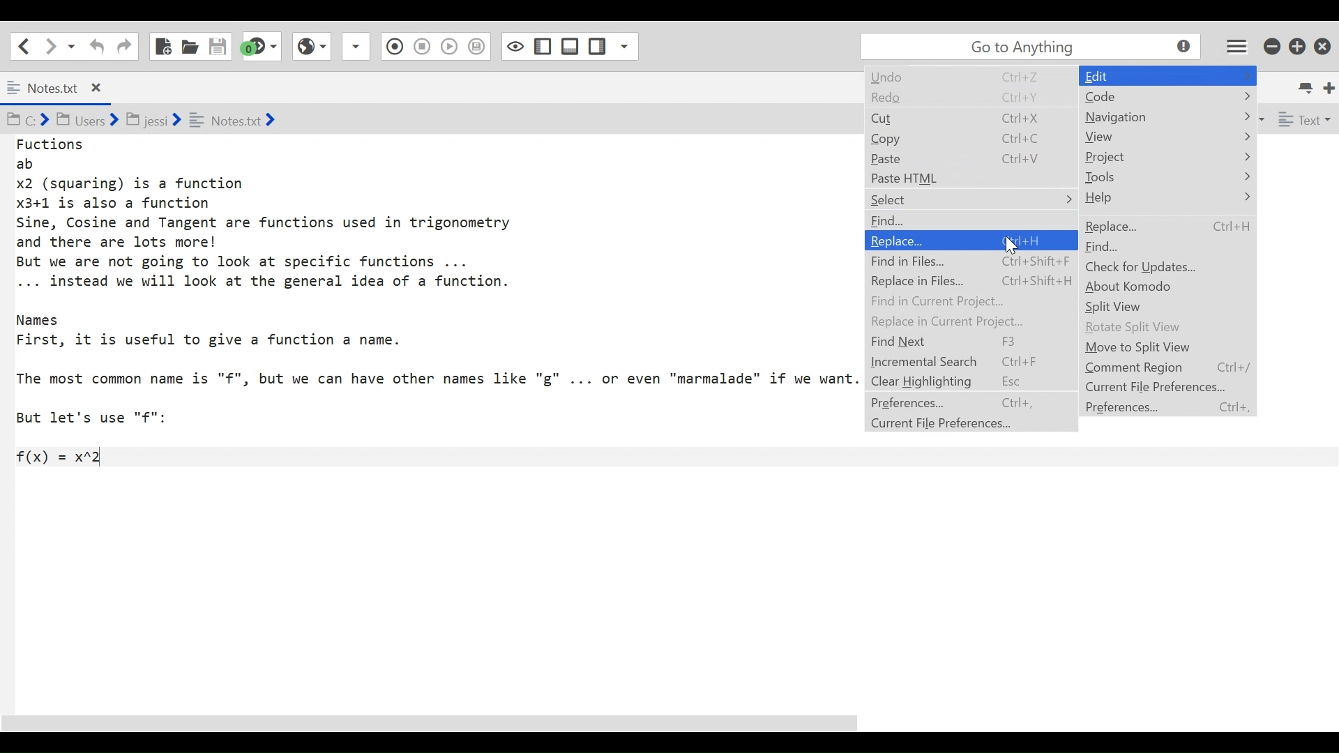 The image size is (1339, 753). I want to click on Recording Macro, so click(357, 46).